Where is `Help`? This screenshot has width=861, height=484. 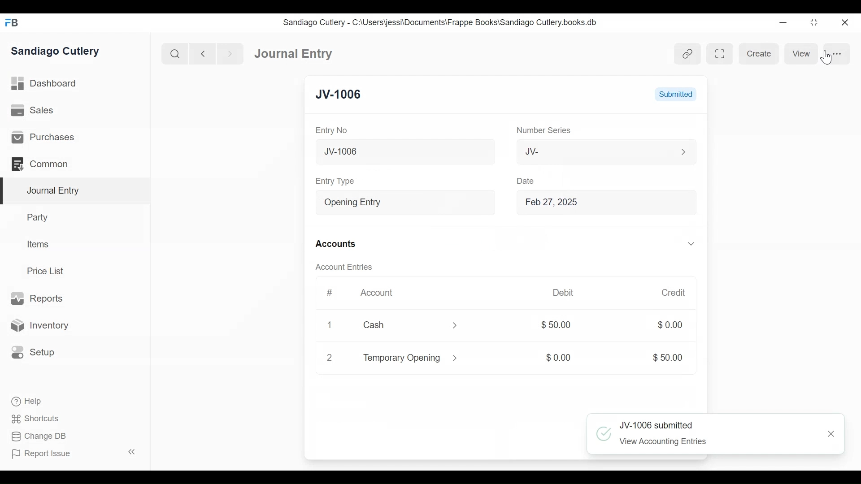 Help is located at coordinates (27, 402).